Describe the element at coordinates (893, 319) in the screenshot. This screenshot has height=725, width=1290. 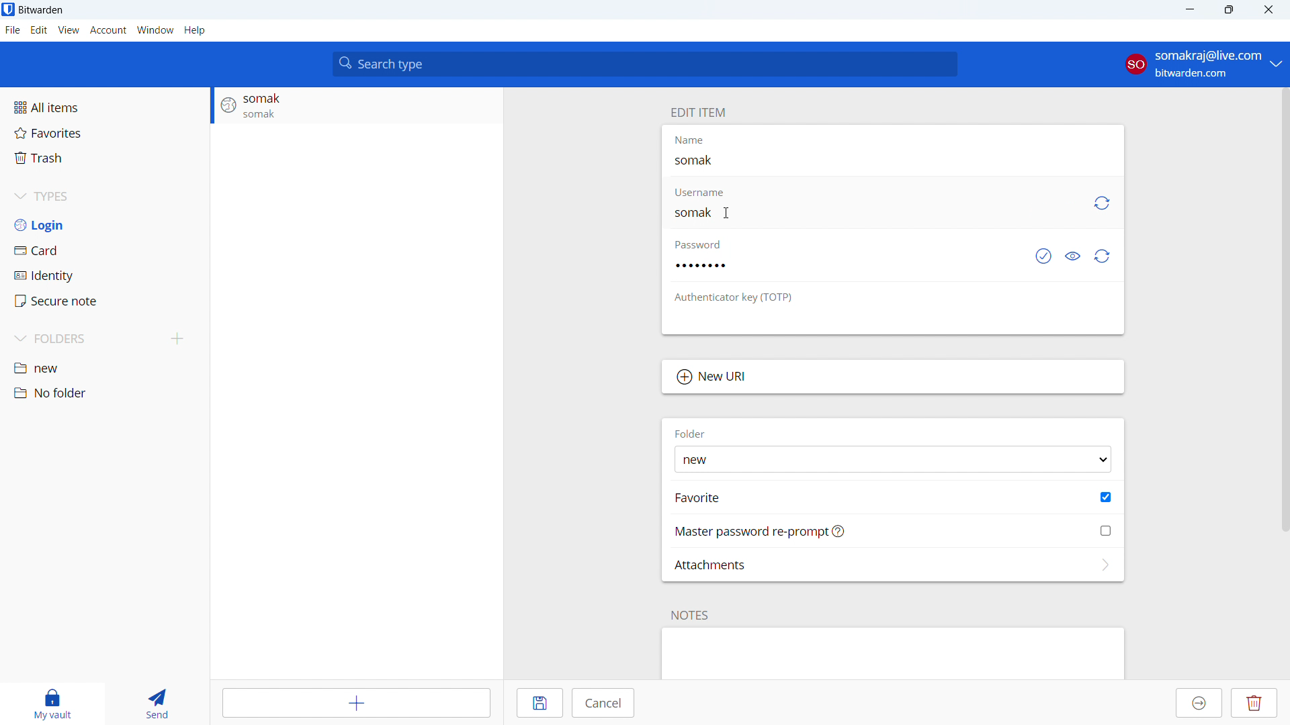
I see `edit authenticator key` at that location.